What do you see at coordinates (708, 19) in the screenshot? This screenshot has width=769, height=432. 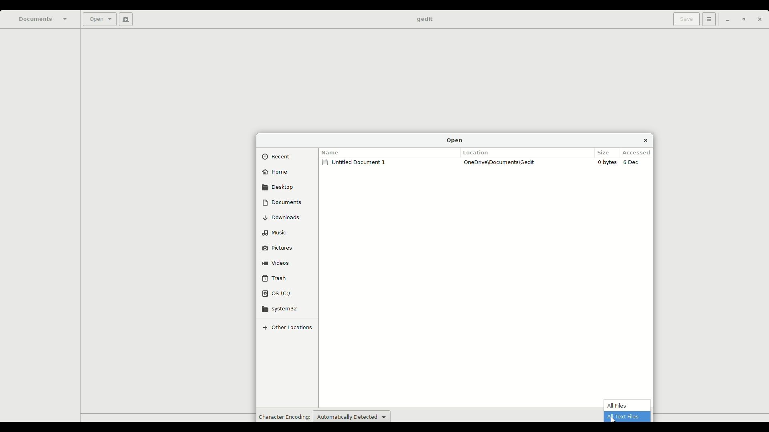 I see `Options` at bounding box center [708, 19].